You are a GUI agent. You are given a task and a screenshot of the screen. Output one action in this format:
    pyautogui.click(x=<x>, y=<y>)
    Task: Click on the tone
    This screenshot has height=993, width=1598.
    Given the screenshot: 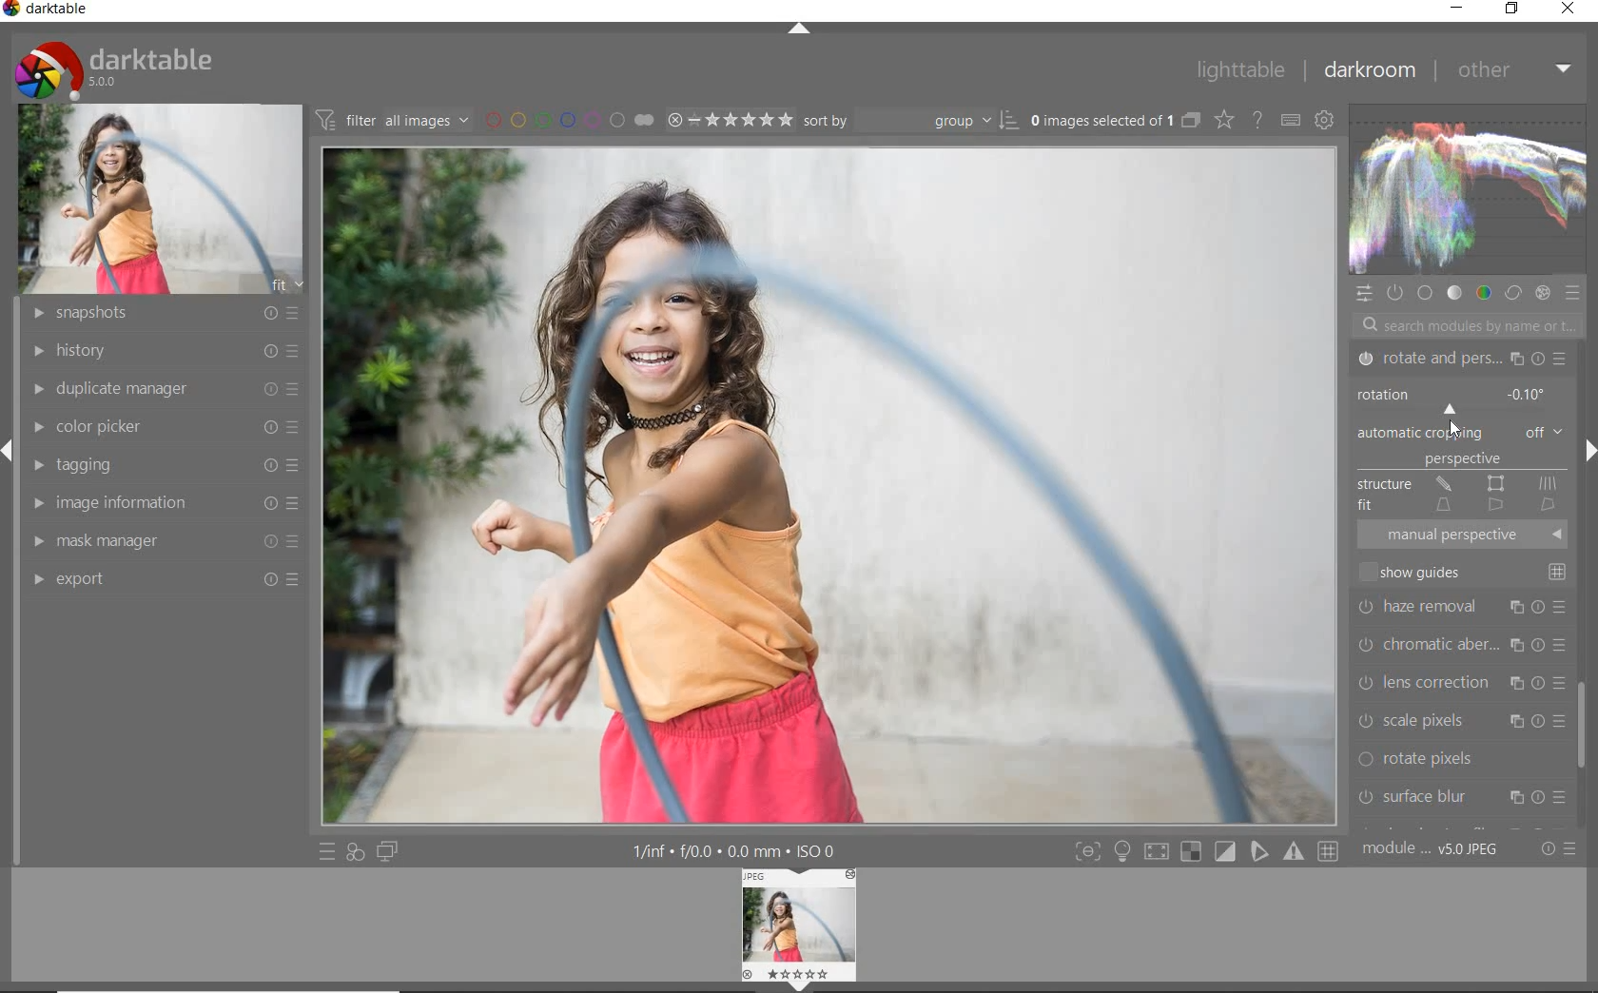 What is the action you would take?
    pyautogui.click(x=1453, y=293)
    